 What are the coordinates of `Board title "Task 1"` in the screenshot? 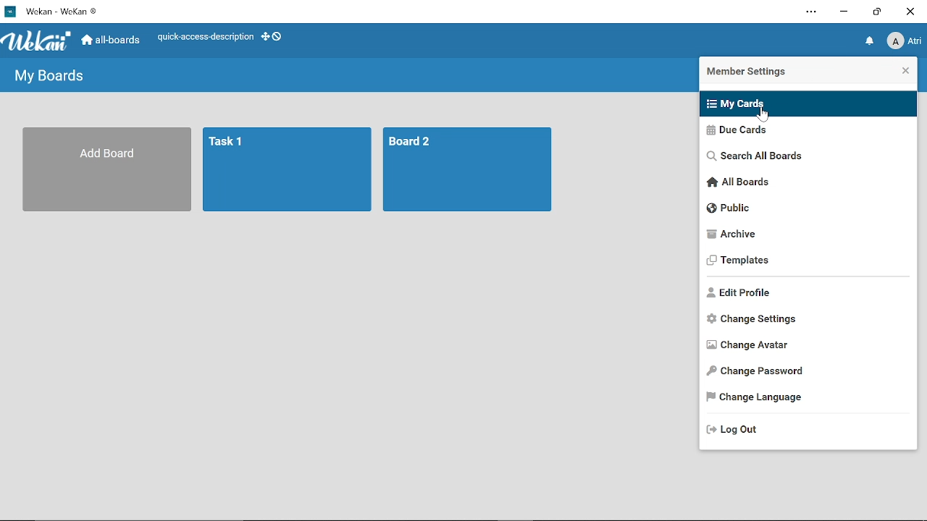 It's located at (288, 170).